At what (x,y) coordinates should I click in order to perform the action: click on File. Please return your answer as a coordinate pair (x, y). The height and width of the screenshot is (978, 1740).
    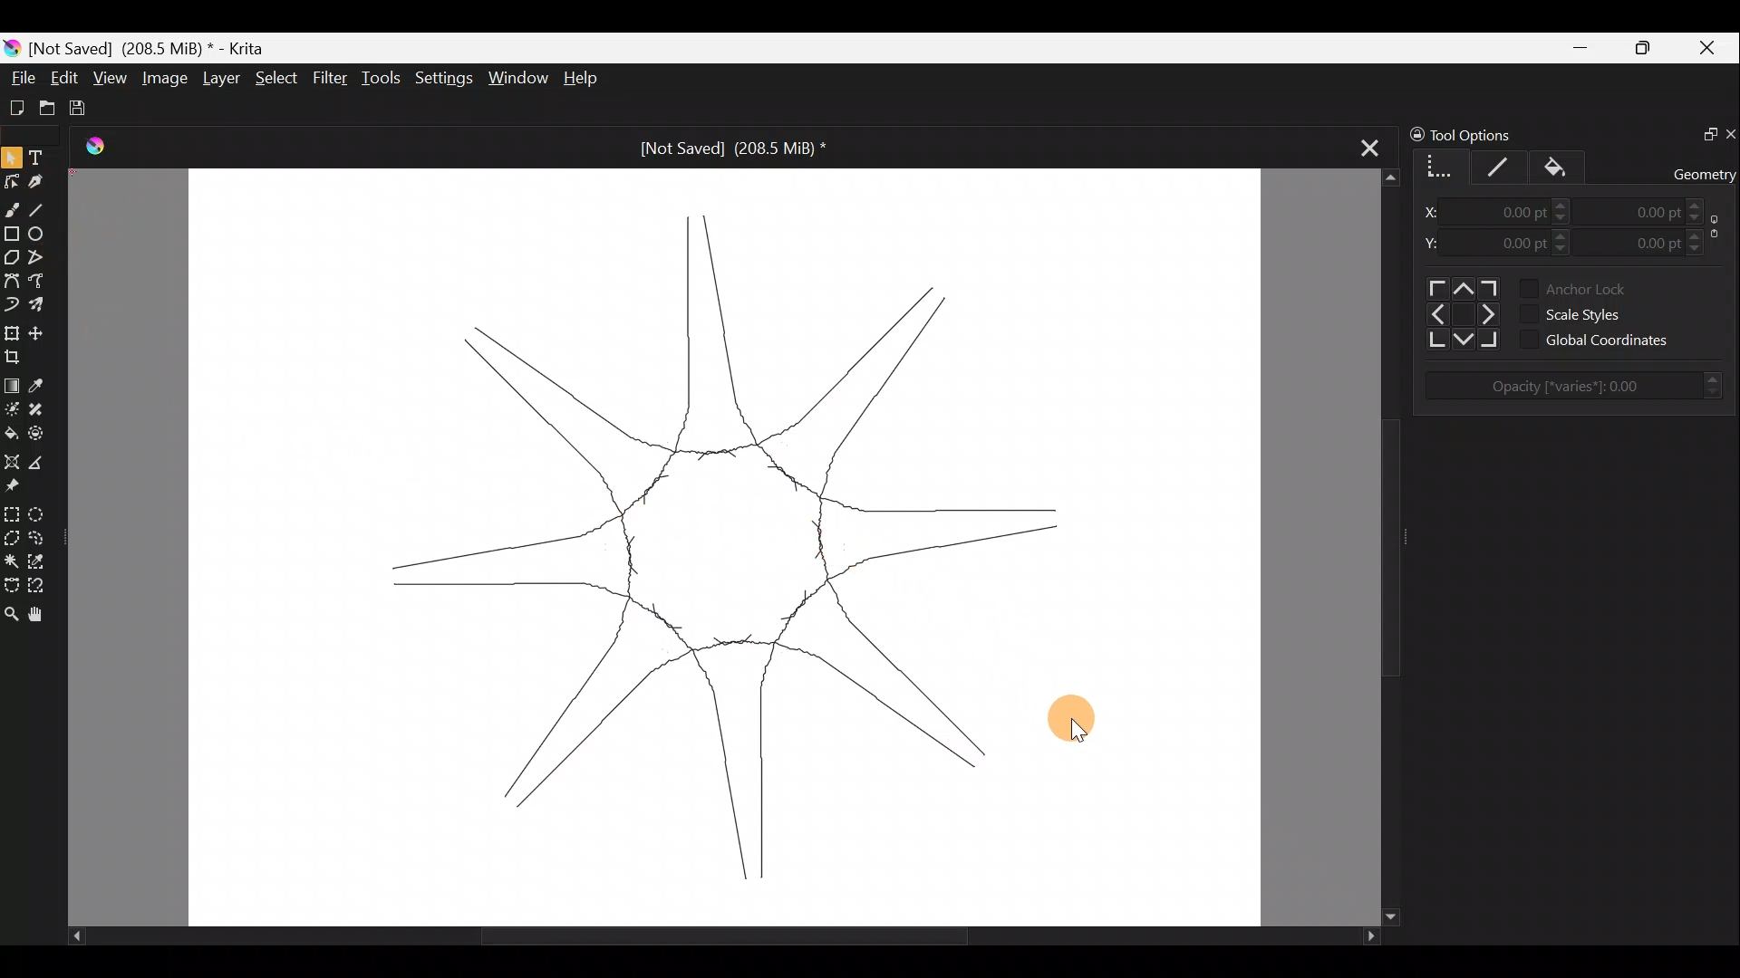
    Looking at the image, I should click on (17, 81).